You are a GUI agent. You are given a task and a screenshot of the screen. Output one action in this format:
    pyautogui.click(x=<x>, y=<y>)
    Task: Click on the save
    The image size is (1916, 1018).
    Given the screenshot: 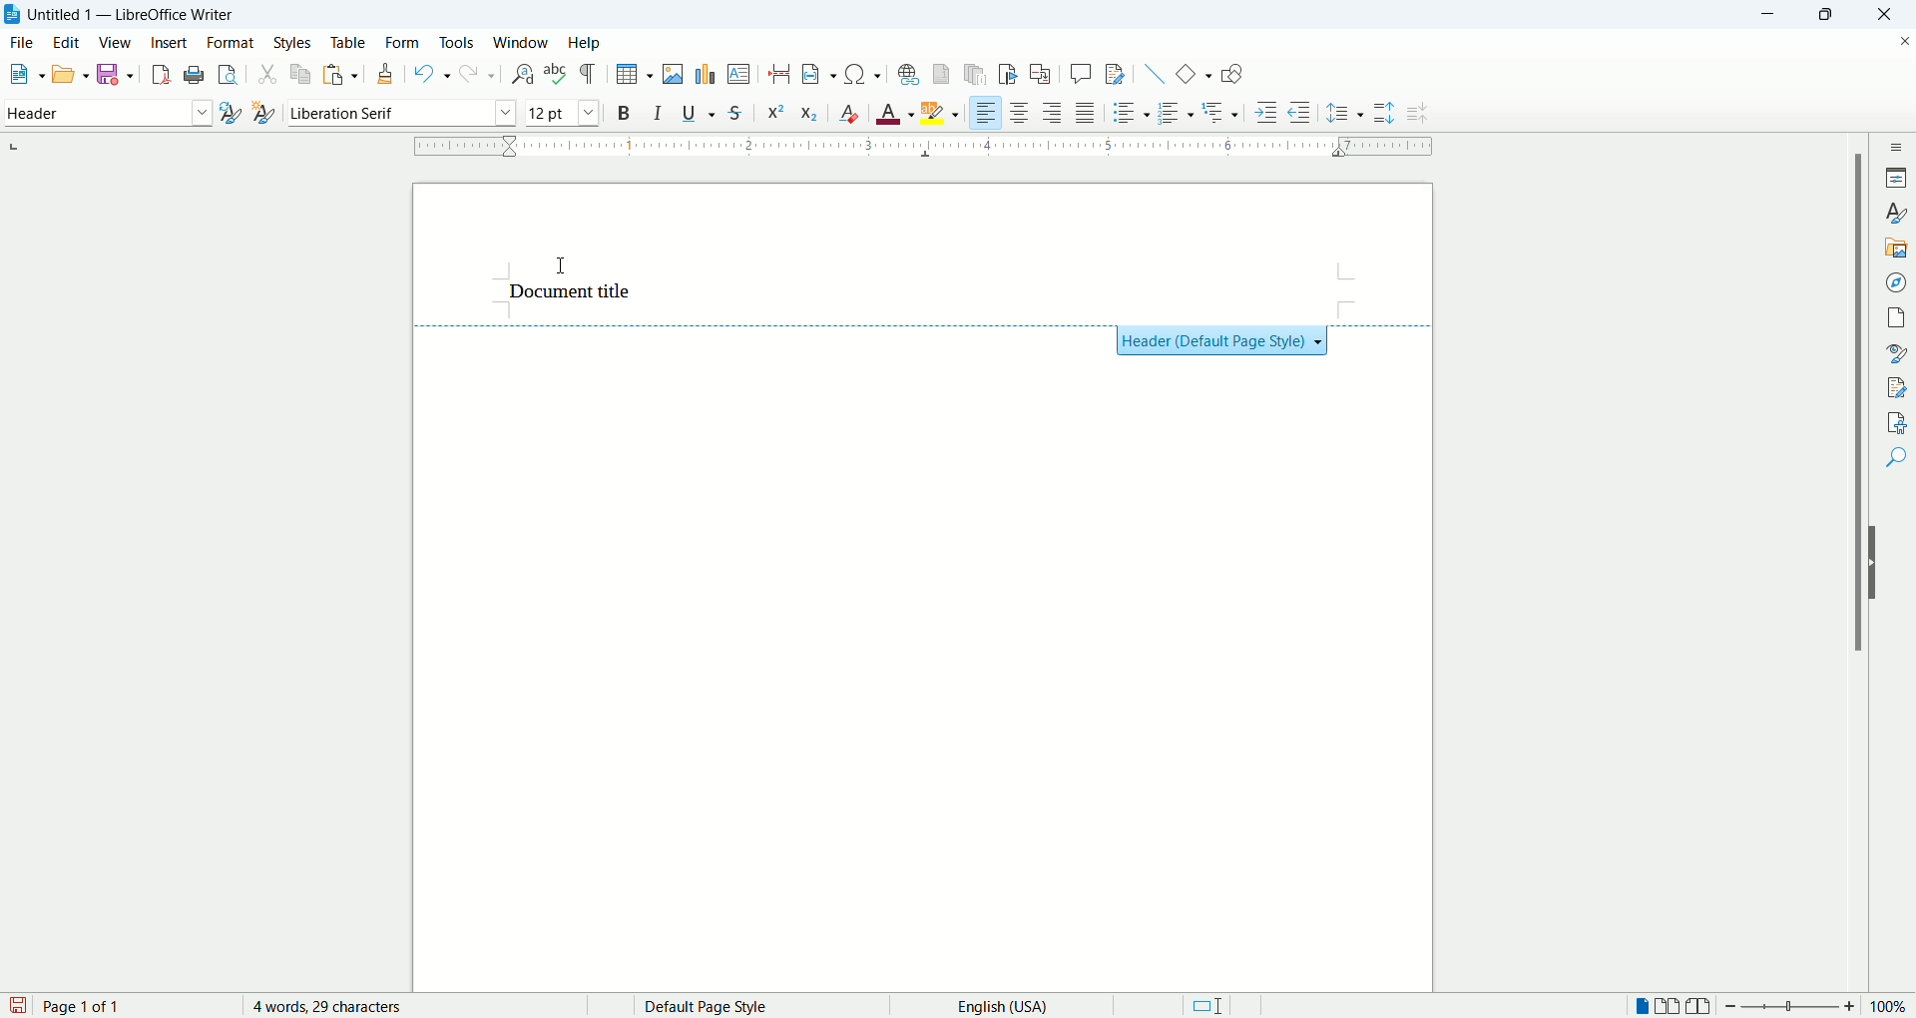 What is the action you would take?
    pyautogui.click(x=19, y=1003)
    